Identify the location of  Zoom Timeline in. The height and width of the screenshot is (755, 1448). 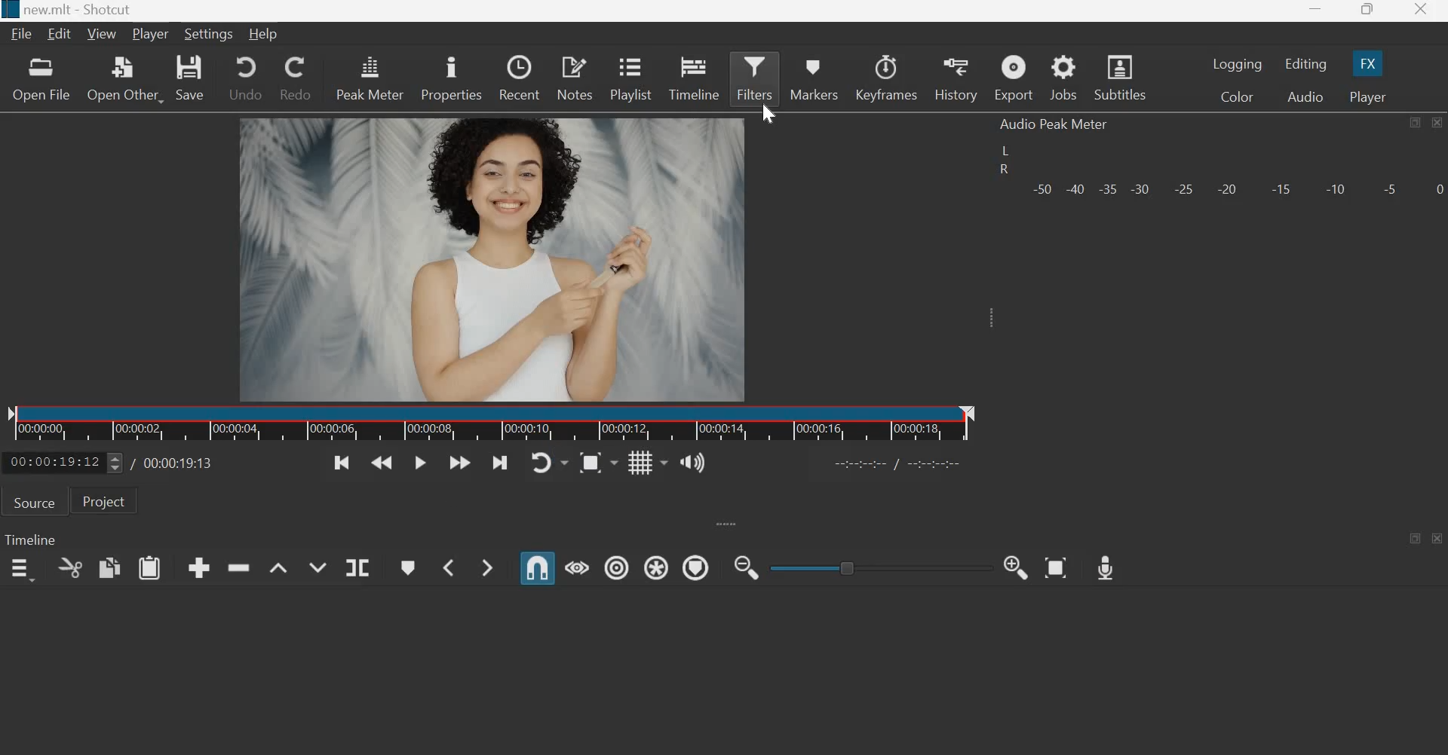
(1015, 566).